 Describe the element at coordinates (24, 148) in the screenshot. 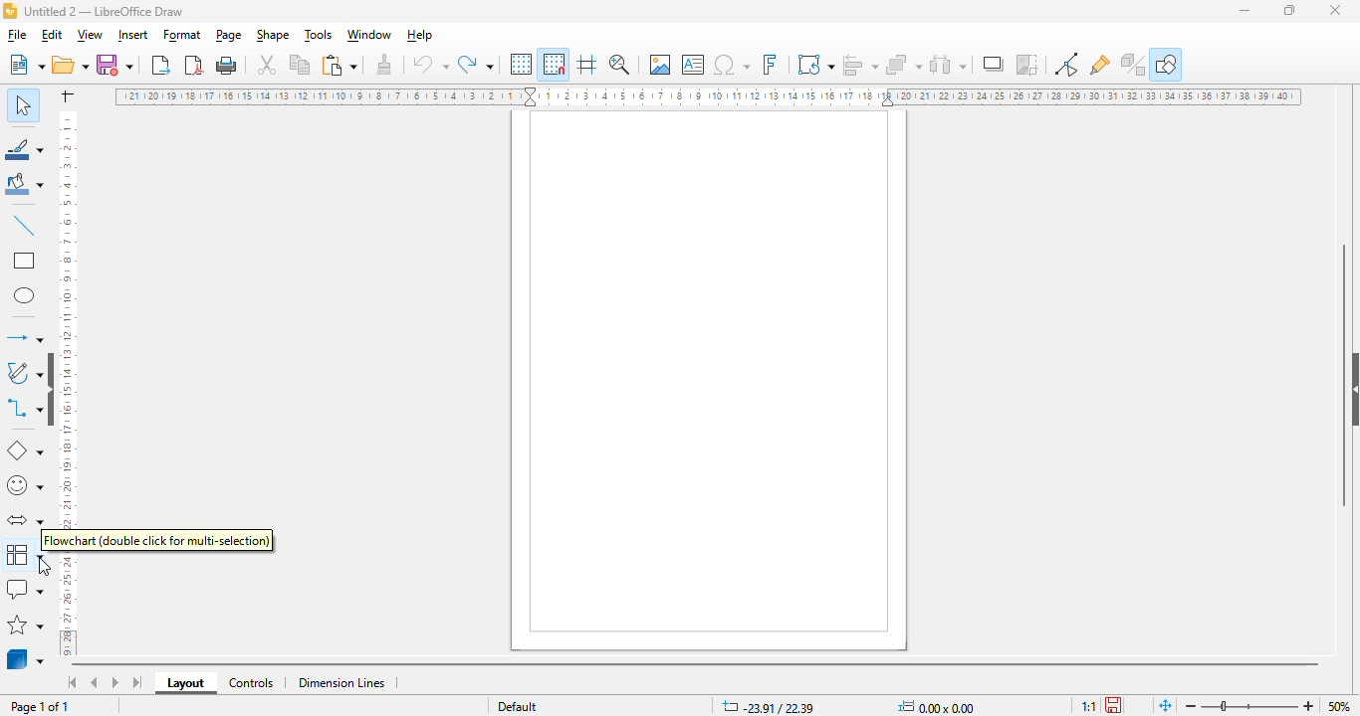

I see `line color` at that location.